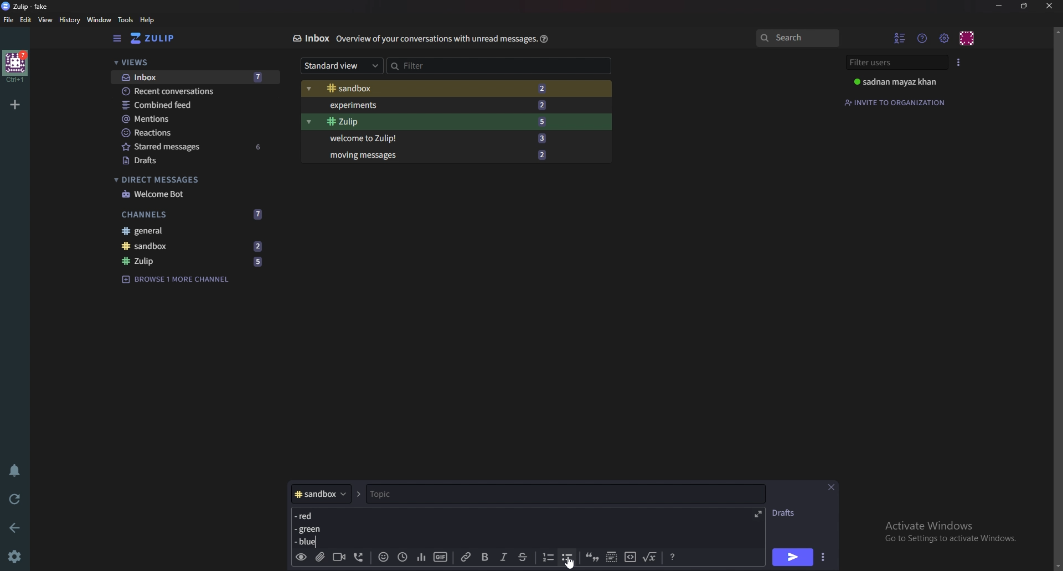  What do you see at coordinates (435, 122) in the screenshot?
I see `Zulip` at bounding box center [435, 122].